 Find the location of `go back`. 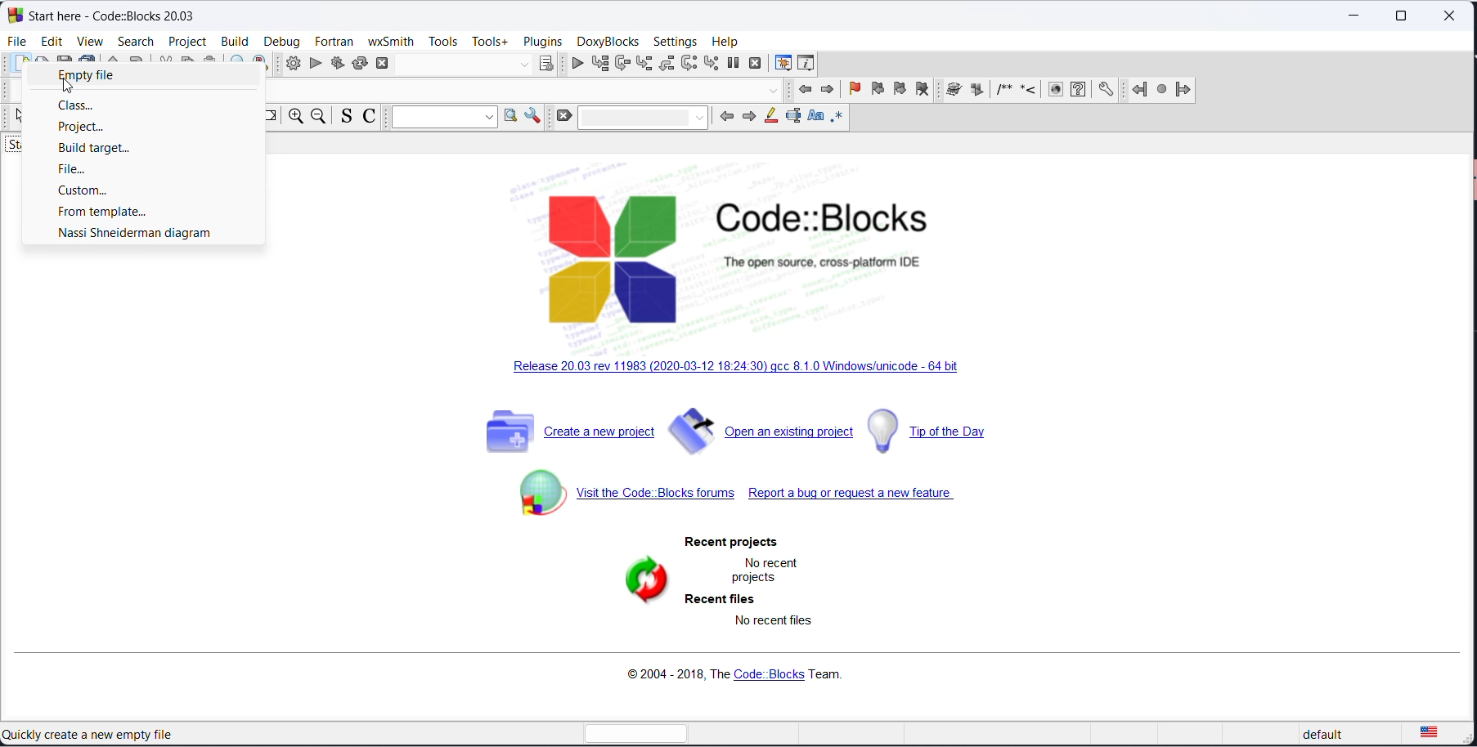

go back is located at coordinates (805, 90).